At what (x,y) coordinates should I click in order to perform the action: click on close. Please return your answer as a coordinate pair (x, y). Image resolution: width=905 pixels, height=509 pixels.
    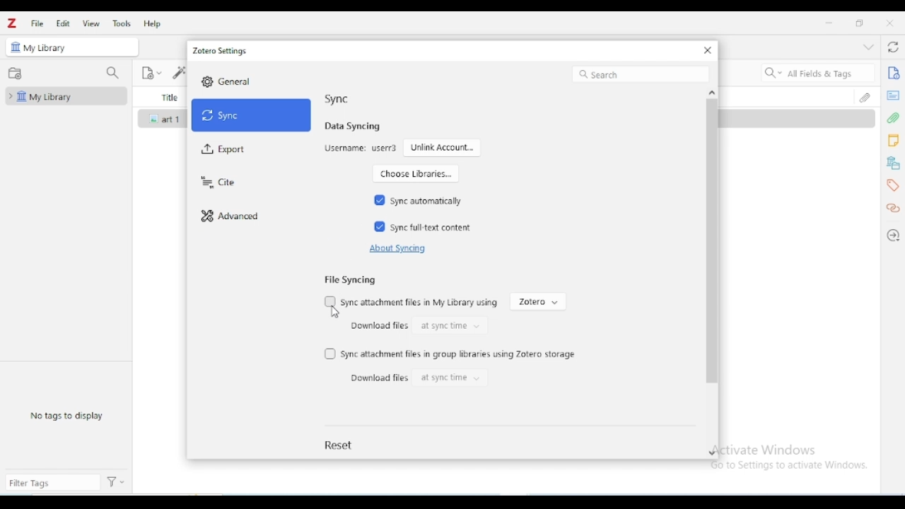
    Looking at the image, I should click on (708, 50).